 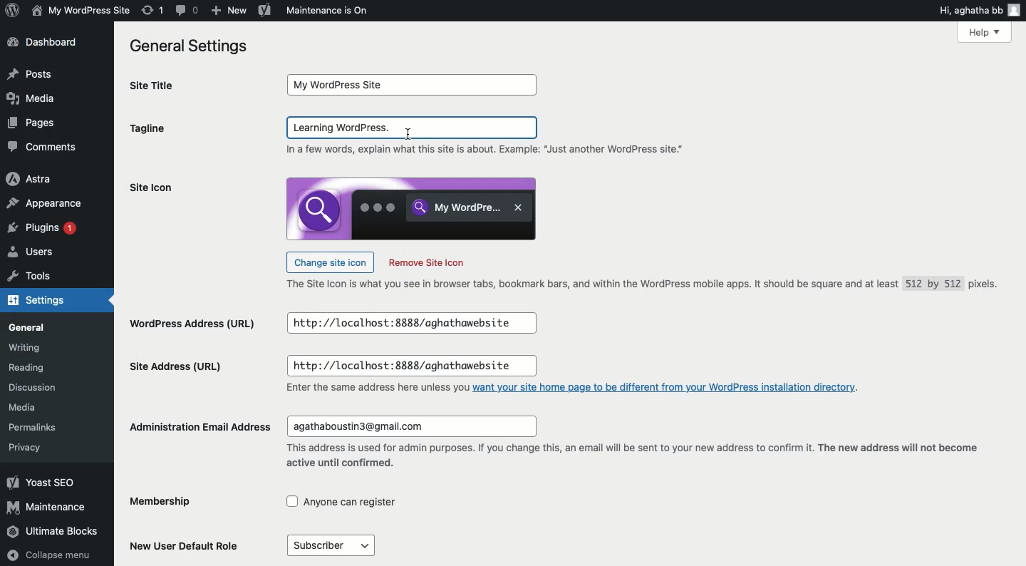 I want to click on Help, so click(x=984, y=31).